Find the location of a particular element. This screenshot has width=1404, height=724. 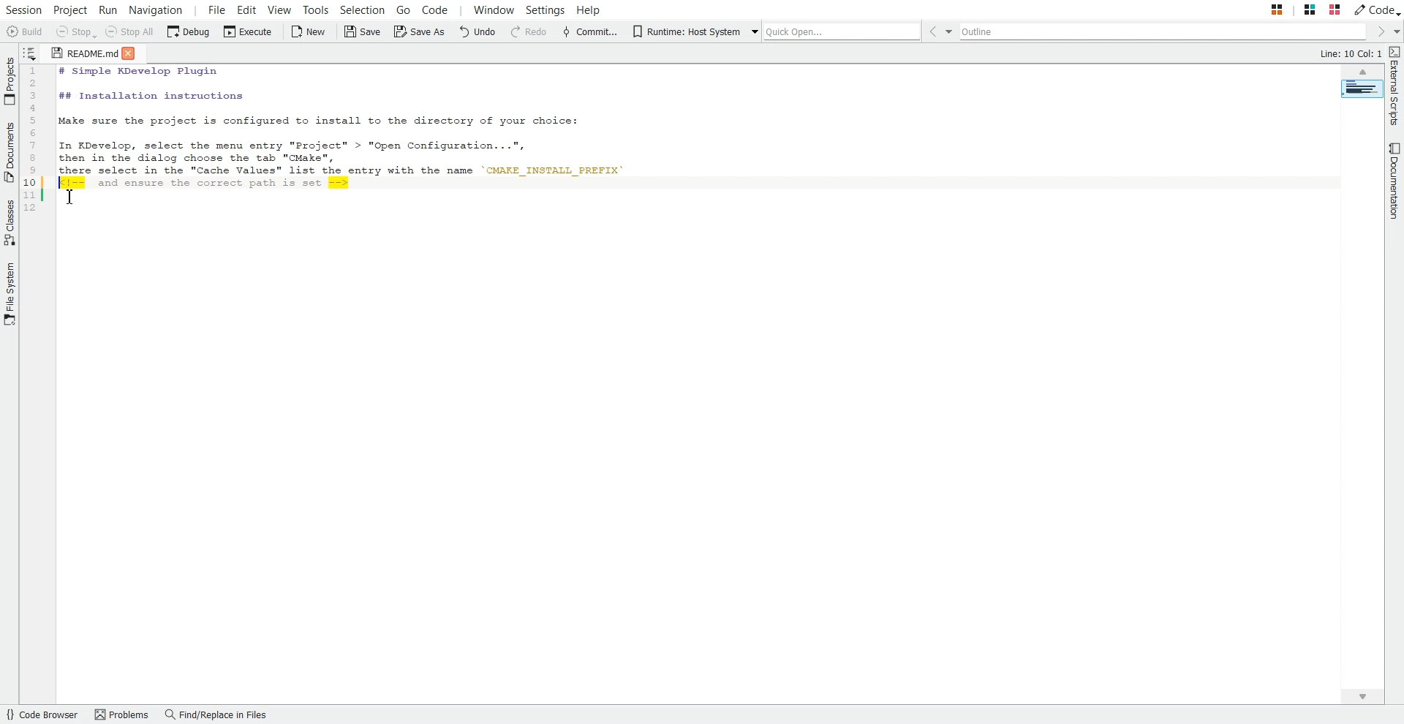

Navigation is located at coordinates (156, 9).